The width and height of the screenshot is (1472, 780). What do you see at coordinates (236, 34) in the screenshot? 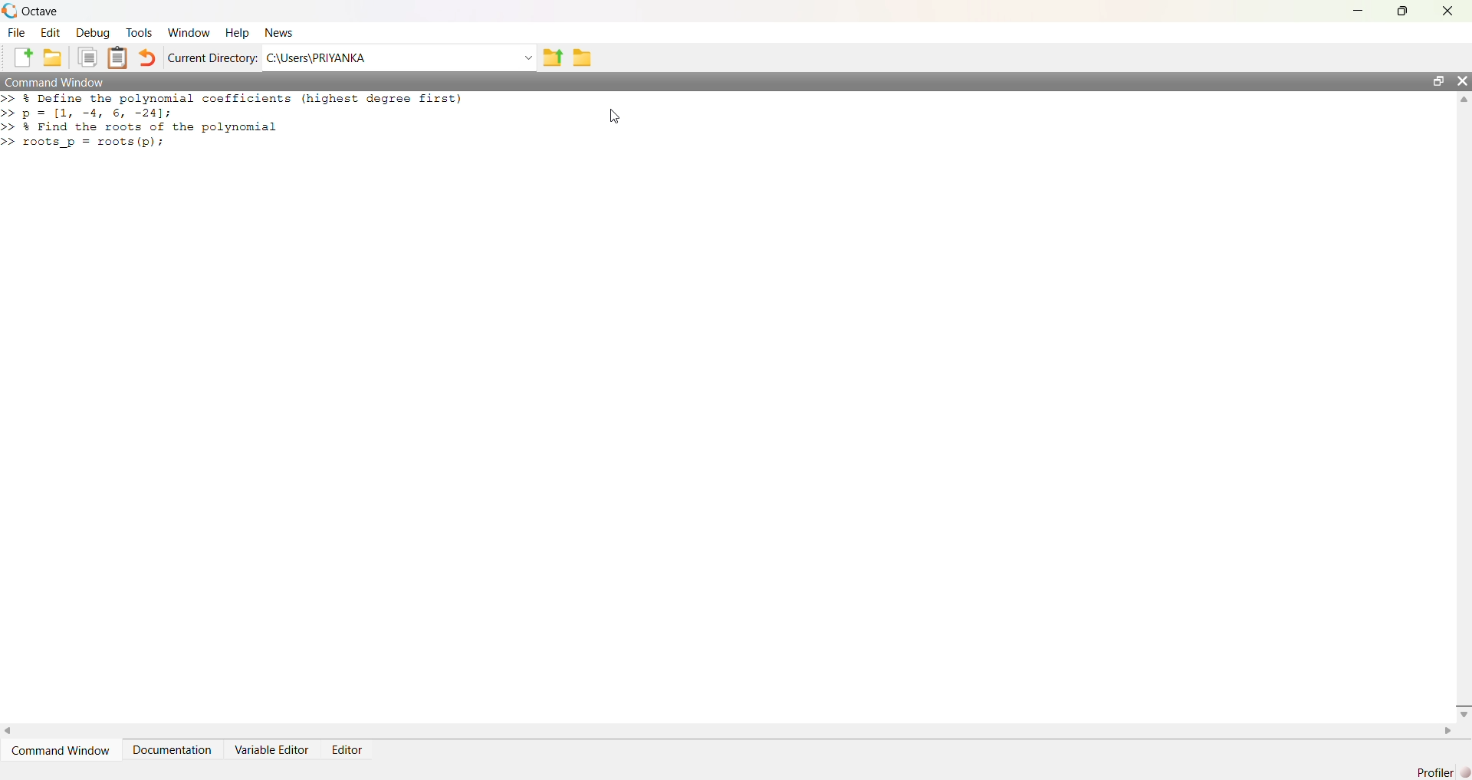
I see `Help` at bounding box center [236, 34].